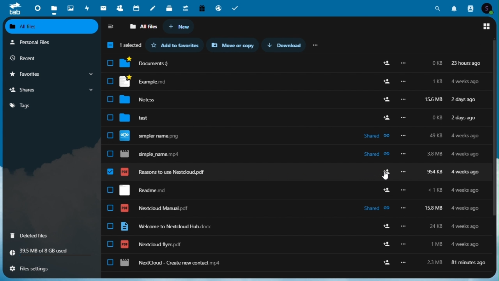 The width and height of the screenshot is (499, 281). Describe the element at coordinates (153, 154) in the screenshot. I see `simple_name.mp4` at that location.